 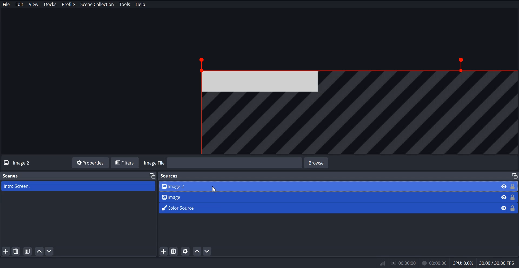 I want to click on Open scene Filters, so click(x=28, y=251).